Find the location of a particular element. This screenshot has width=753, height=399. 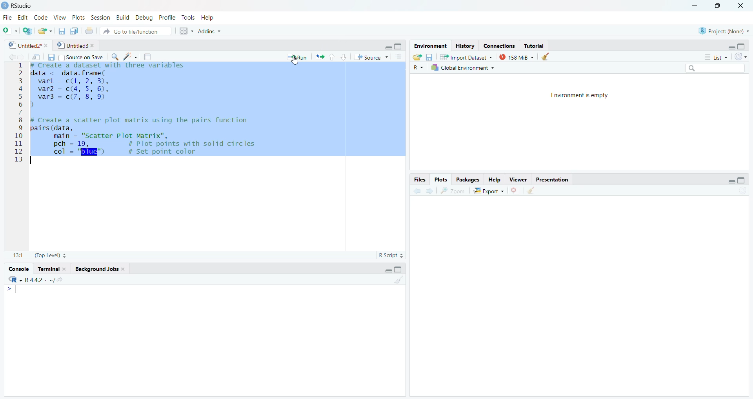

R Script 3 is located at coordinates (393, 255).